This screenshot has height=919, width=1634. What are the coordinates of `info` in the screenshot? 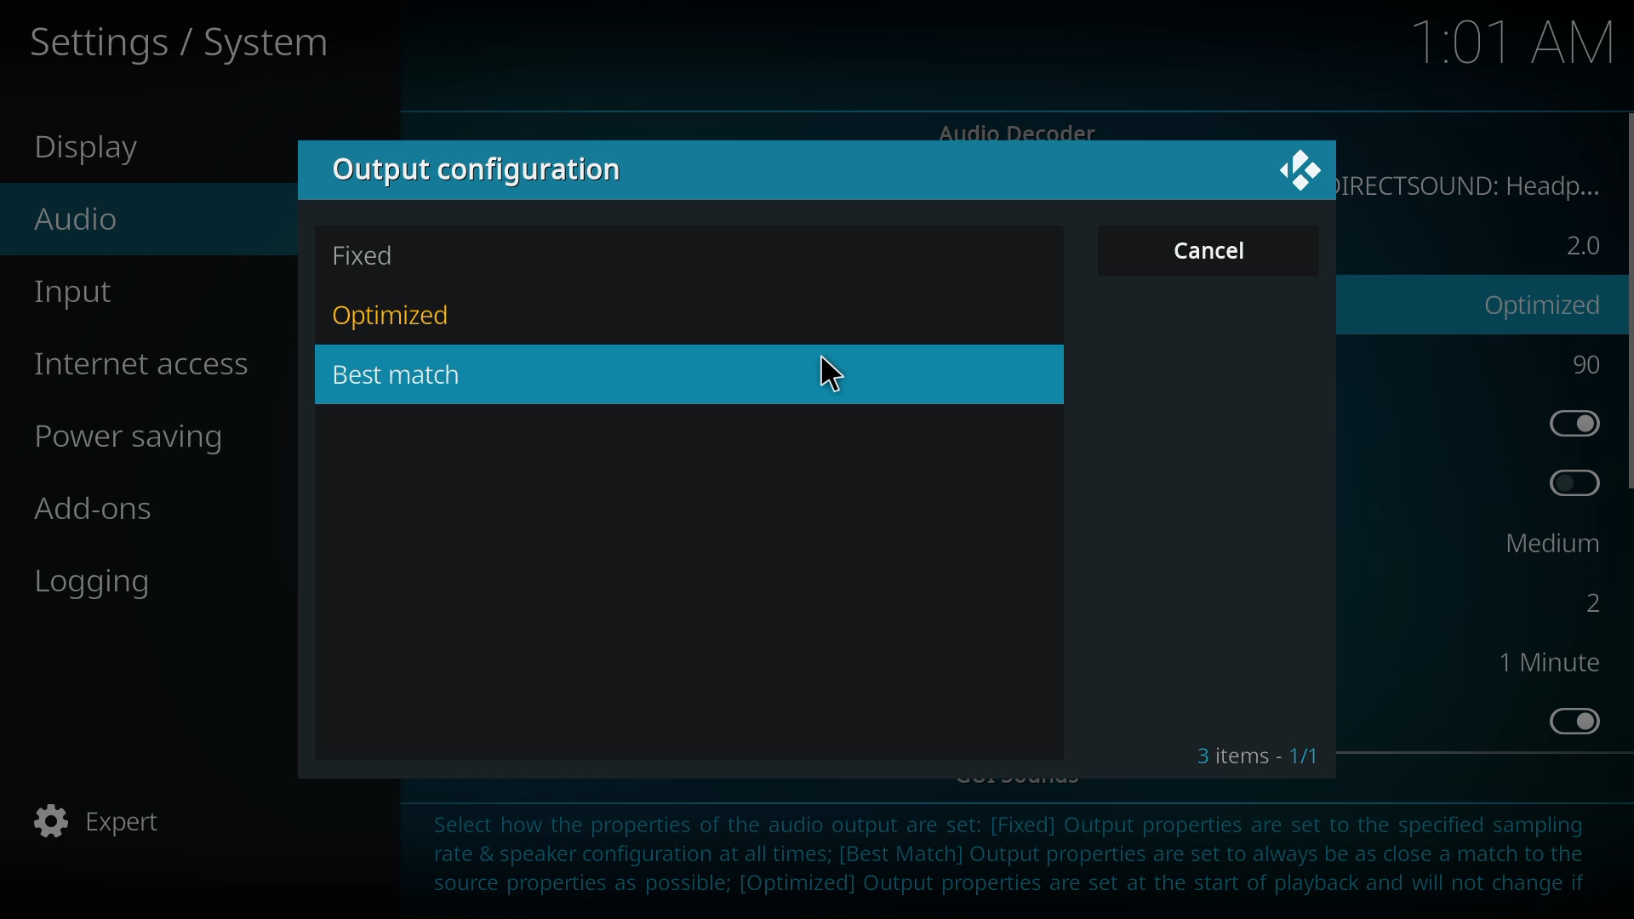 It's located at (1017, 857).